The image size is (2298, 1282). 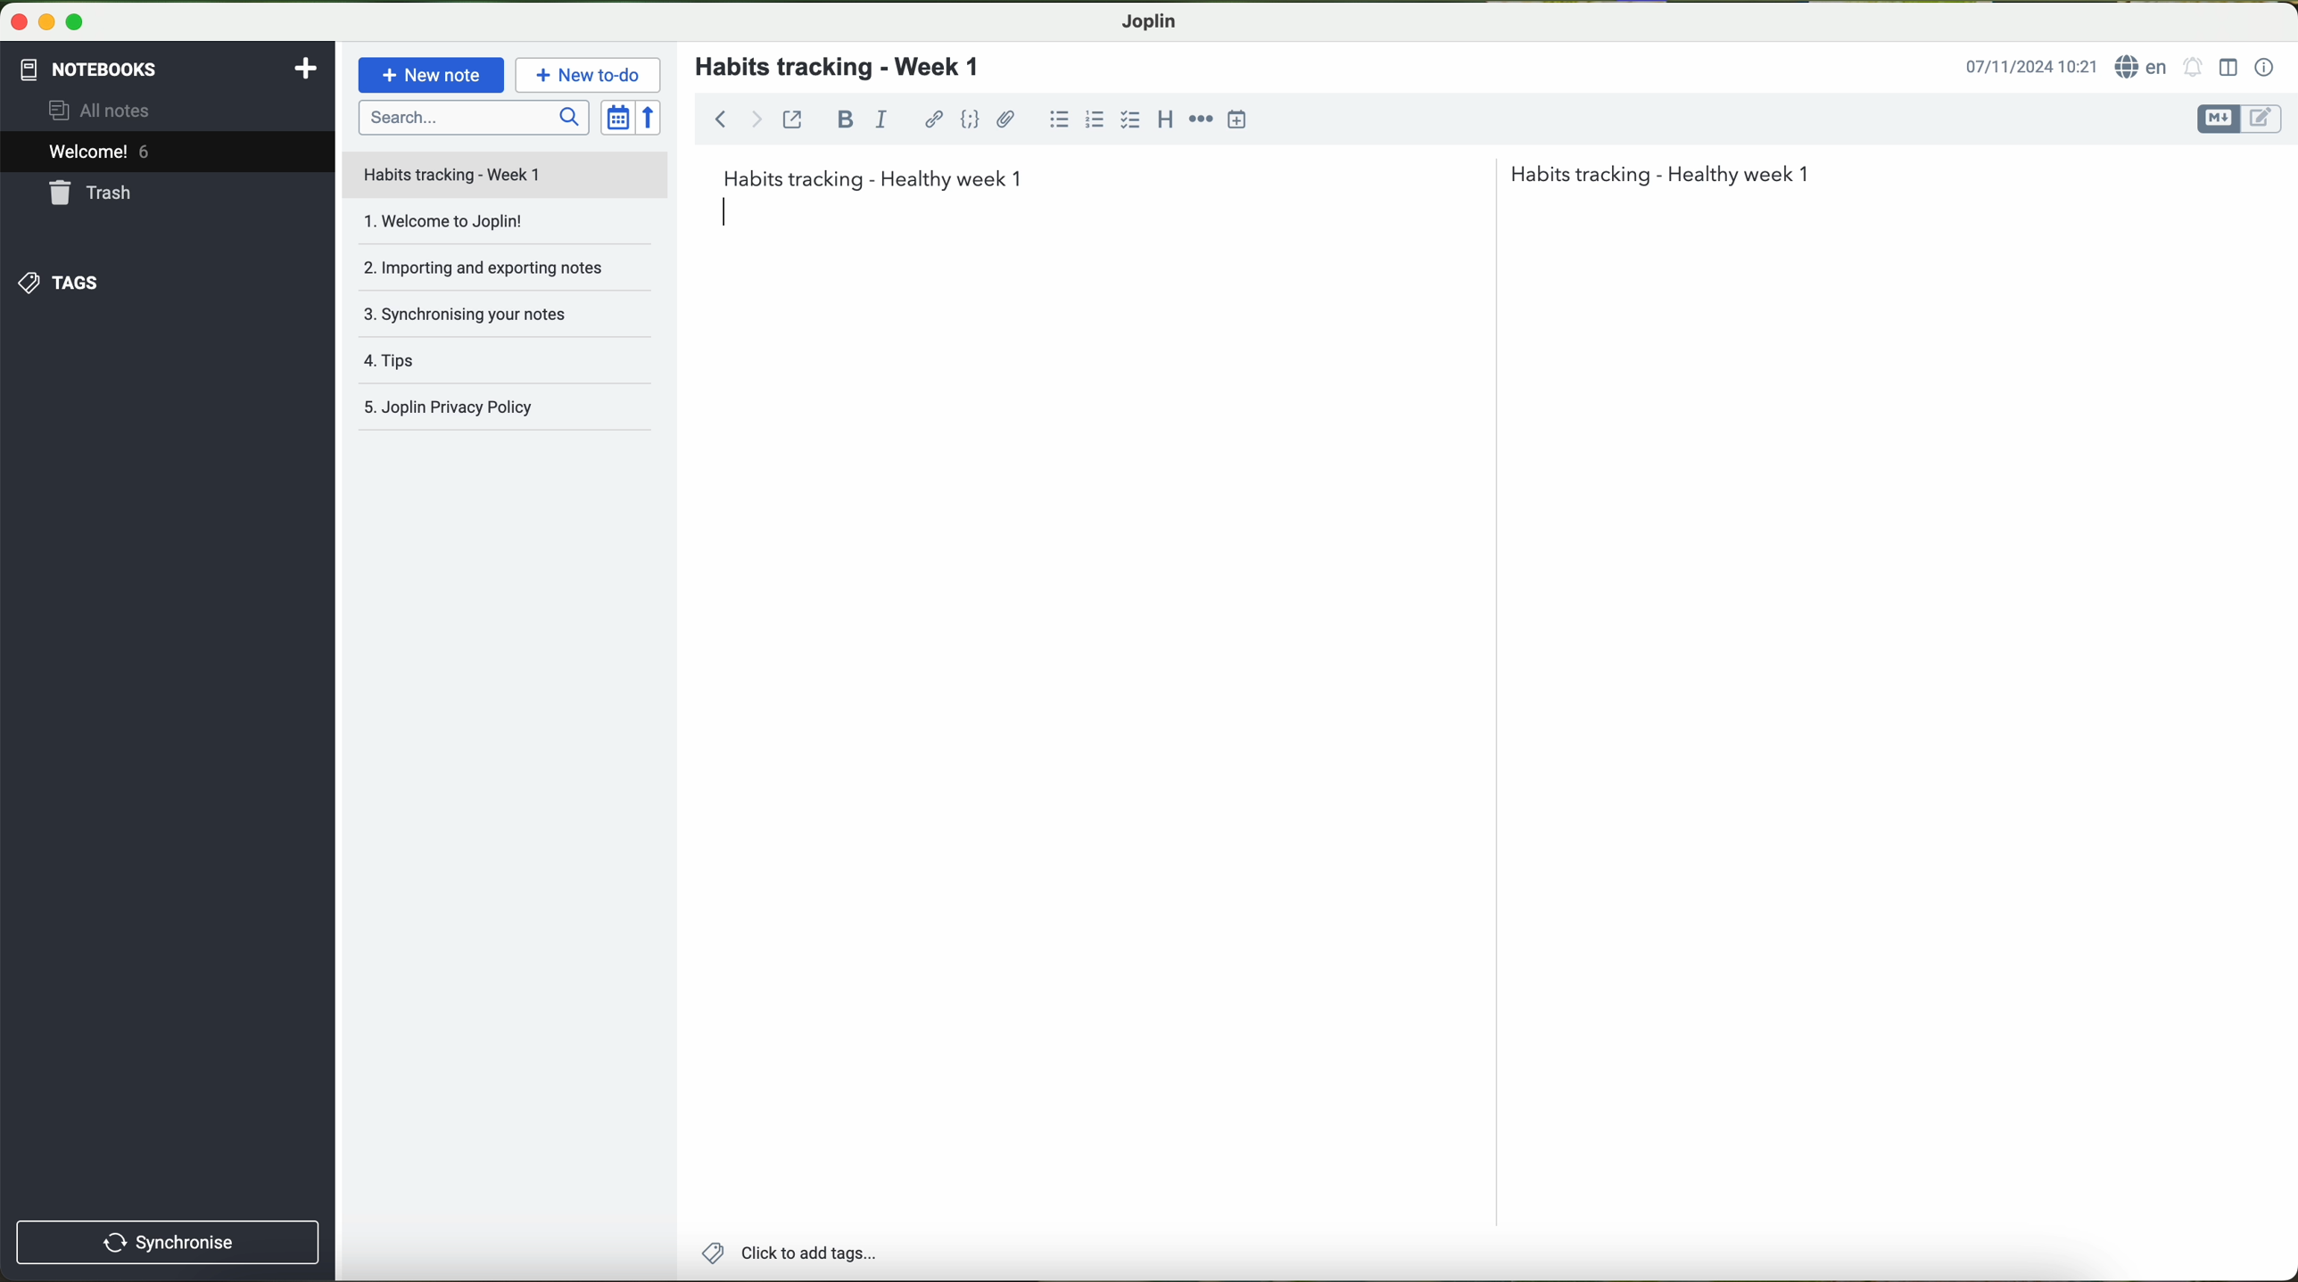 What do you see at coordinates (94, 193) in the screenshot?
I see `trash` at bounding box center [94, 193].